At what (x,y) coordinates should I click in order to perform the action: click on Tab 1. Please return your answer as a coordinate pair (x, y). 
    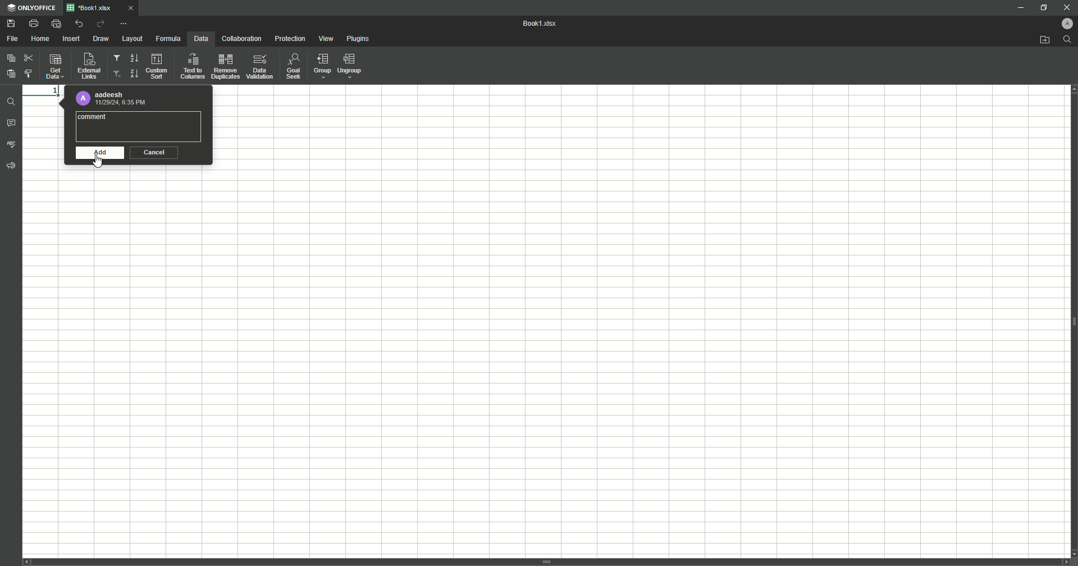
    Looking at the image, I should click on (106, 8).